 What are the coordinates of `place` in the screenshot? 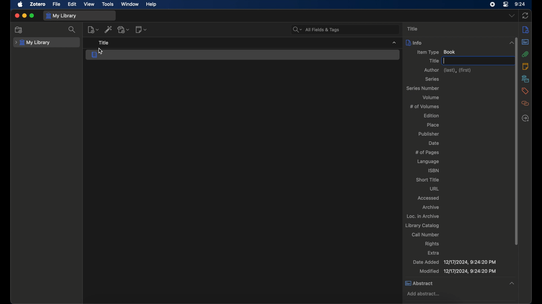 It's located at (433, 125).